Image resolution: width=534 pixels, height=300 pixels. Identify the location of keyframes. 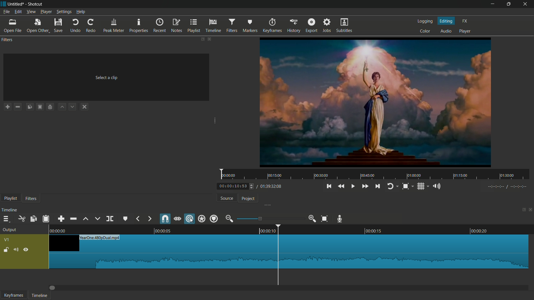
(273, 25).